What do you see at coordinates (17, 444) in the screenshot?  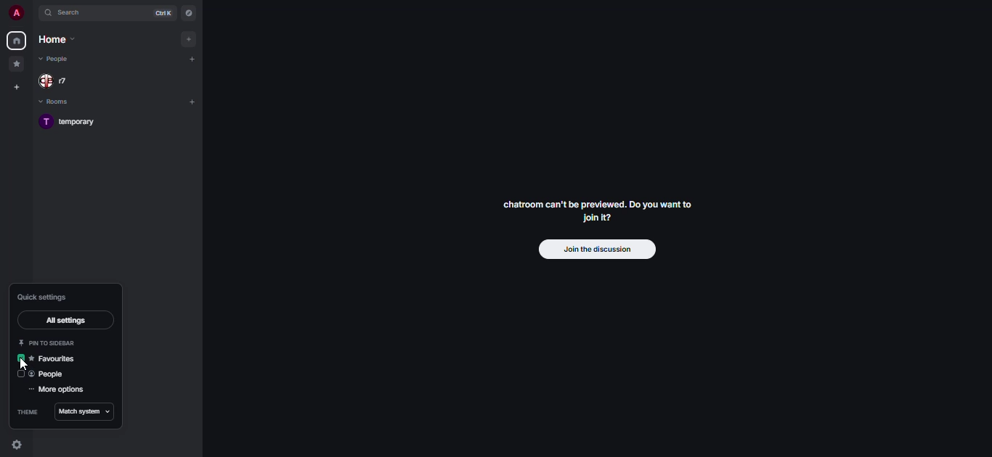 I see `quick settings` at bounding box center [17, 444].